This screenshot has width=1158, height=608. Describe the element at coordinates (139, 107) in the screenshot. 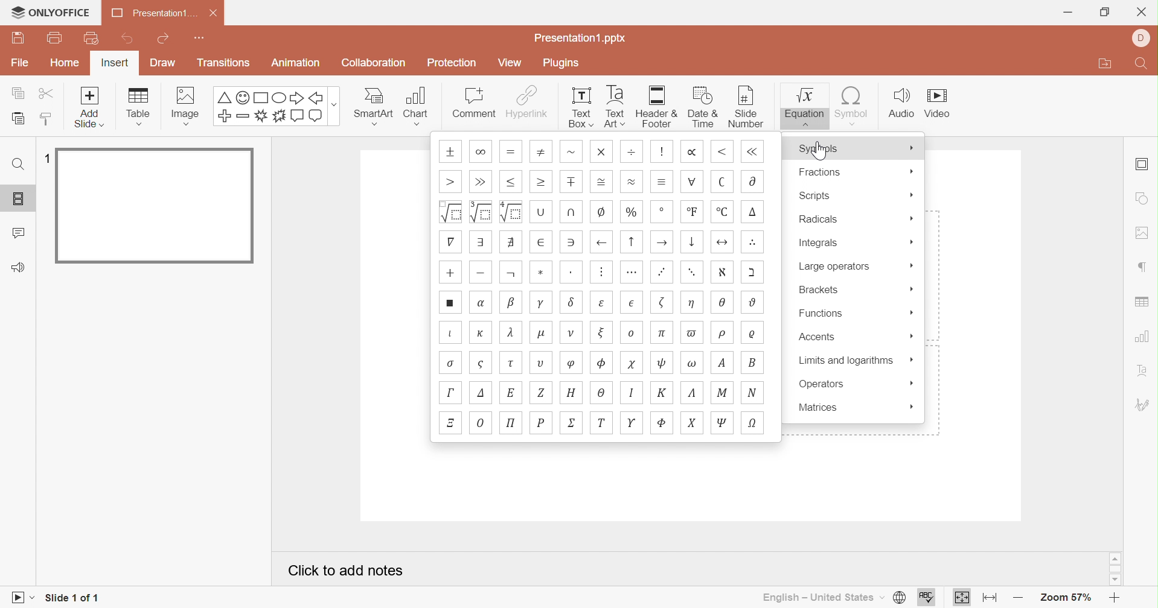

I see `Table` at that location.